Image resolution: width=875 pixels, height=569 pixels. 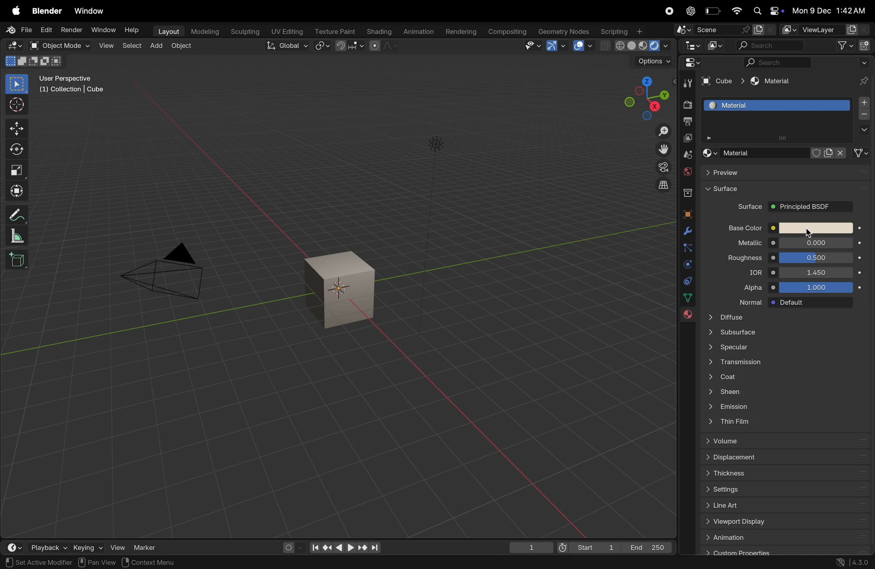 I want to click on data, so click(x=689, y=297).